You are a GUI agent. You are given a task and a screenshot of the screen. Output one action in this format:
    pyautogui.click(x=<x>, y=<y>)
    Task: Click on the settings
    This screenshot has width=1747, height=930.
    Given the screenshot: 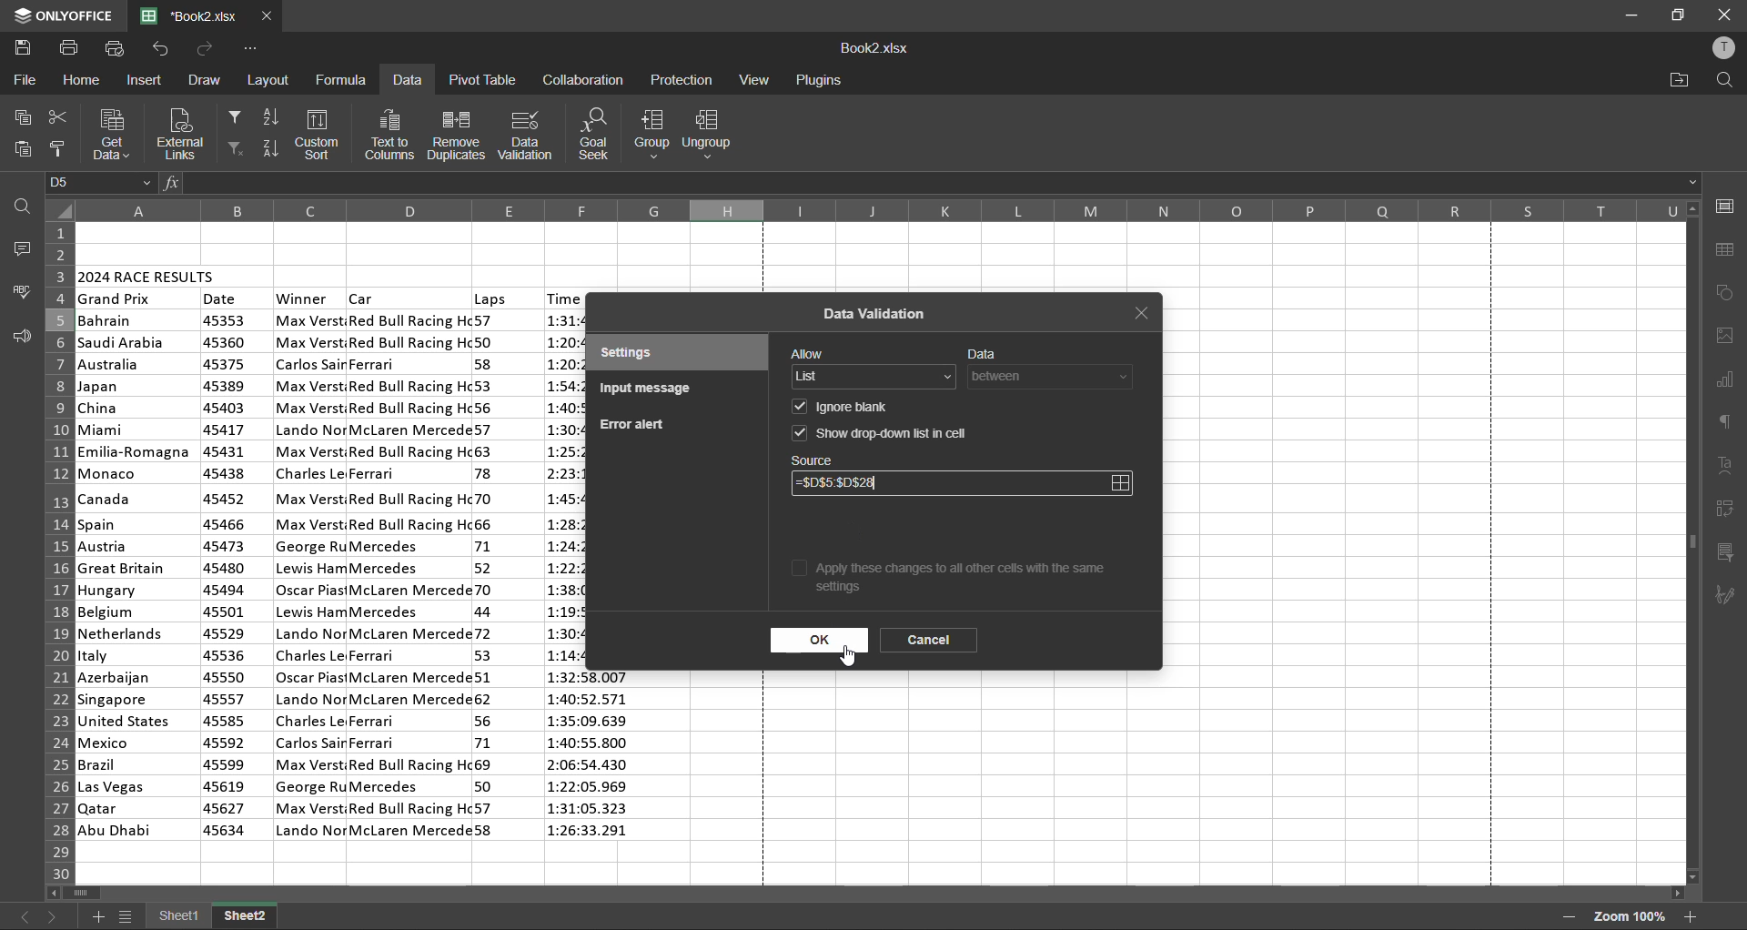 What is the action you would take?
    pyautogui.click(x=657, y=354)
    